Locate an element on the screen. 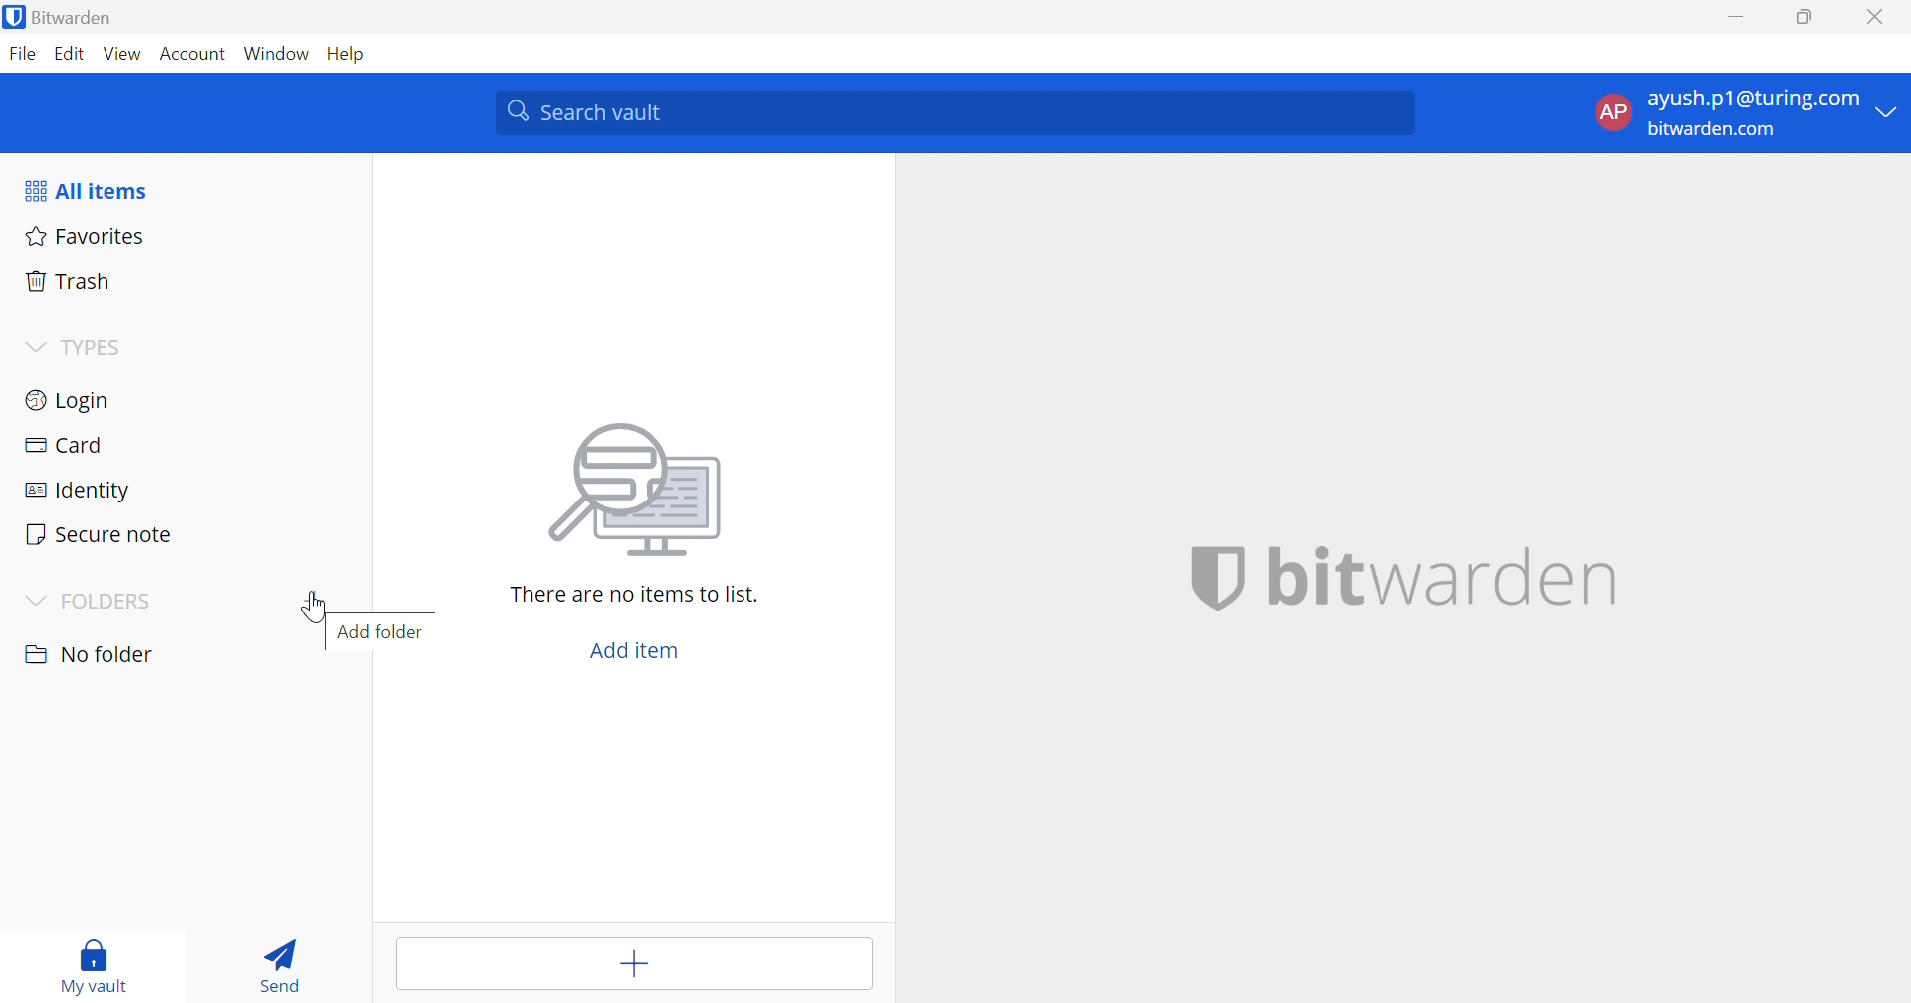  Send is located at coordinates (282, 965).